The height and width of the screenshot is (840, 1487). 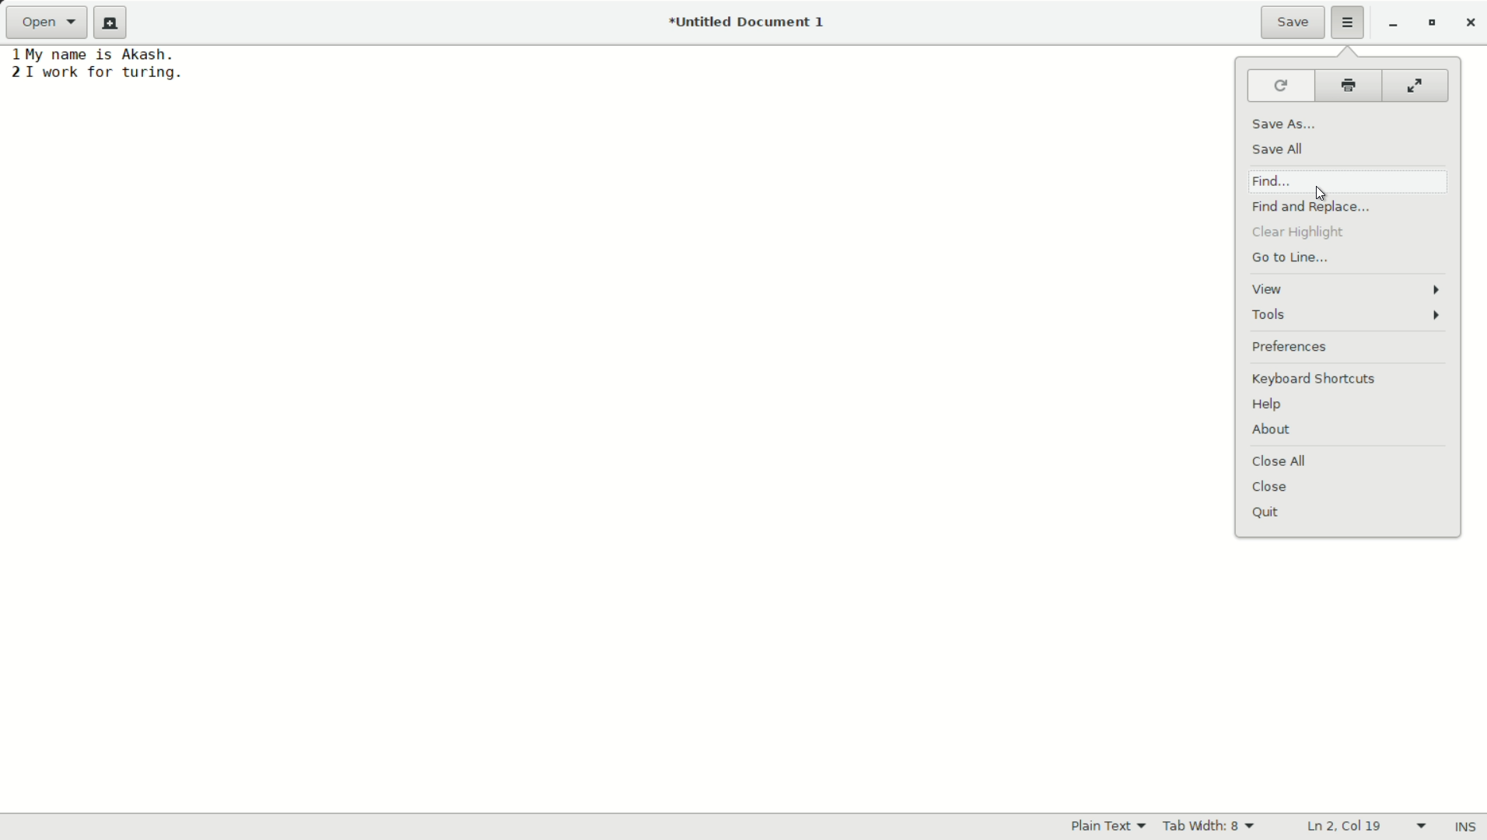 I want to click on line and columns, so click(x=1368, y=825).